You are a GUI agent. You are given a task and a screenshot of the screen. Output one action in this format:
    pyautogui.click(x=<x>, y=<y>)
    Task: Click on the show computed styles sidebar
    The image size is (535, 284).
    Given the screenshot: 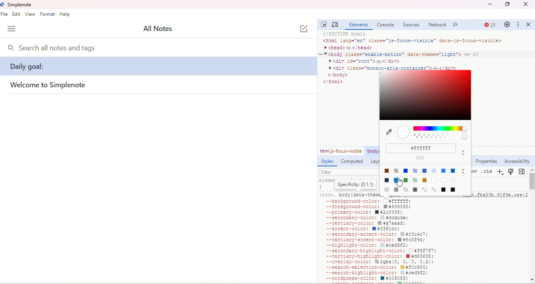 What is the action you would take?
    pyautogui.click(x=522, y=172)
    